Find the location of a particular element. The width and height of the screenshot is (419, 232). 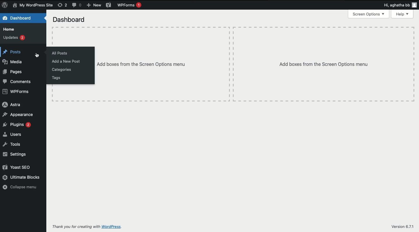

Comments is located at coordinates (17, 82).